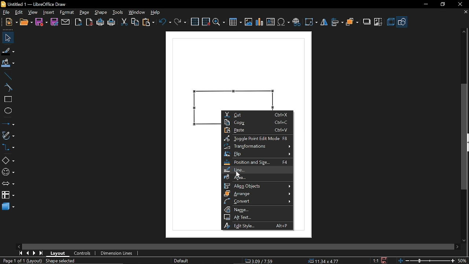  Describe the element at coordinates (402, 21) in the screenshot. I see `shapes` at that location.